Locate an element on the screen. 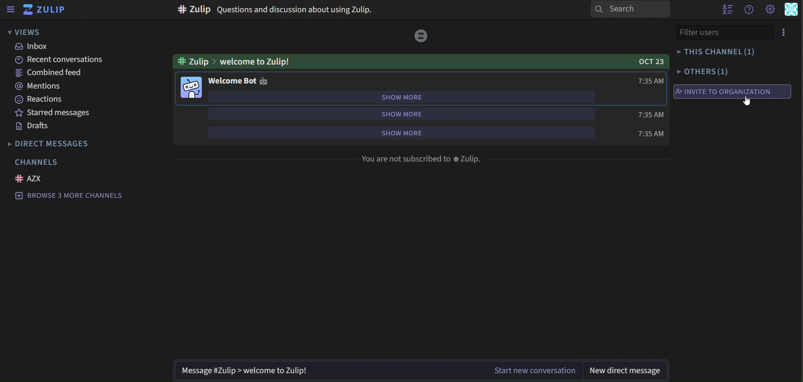 Image resolution: width=803 pixels, height=382 pixels. main menu is located at coordinates (770, 10).